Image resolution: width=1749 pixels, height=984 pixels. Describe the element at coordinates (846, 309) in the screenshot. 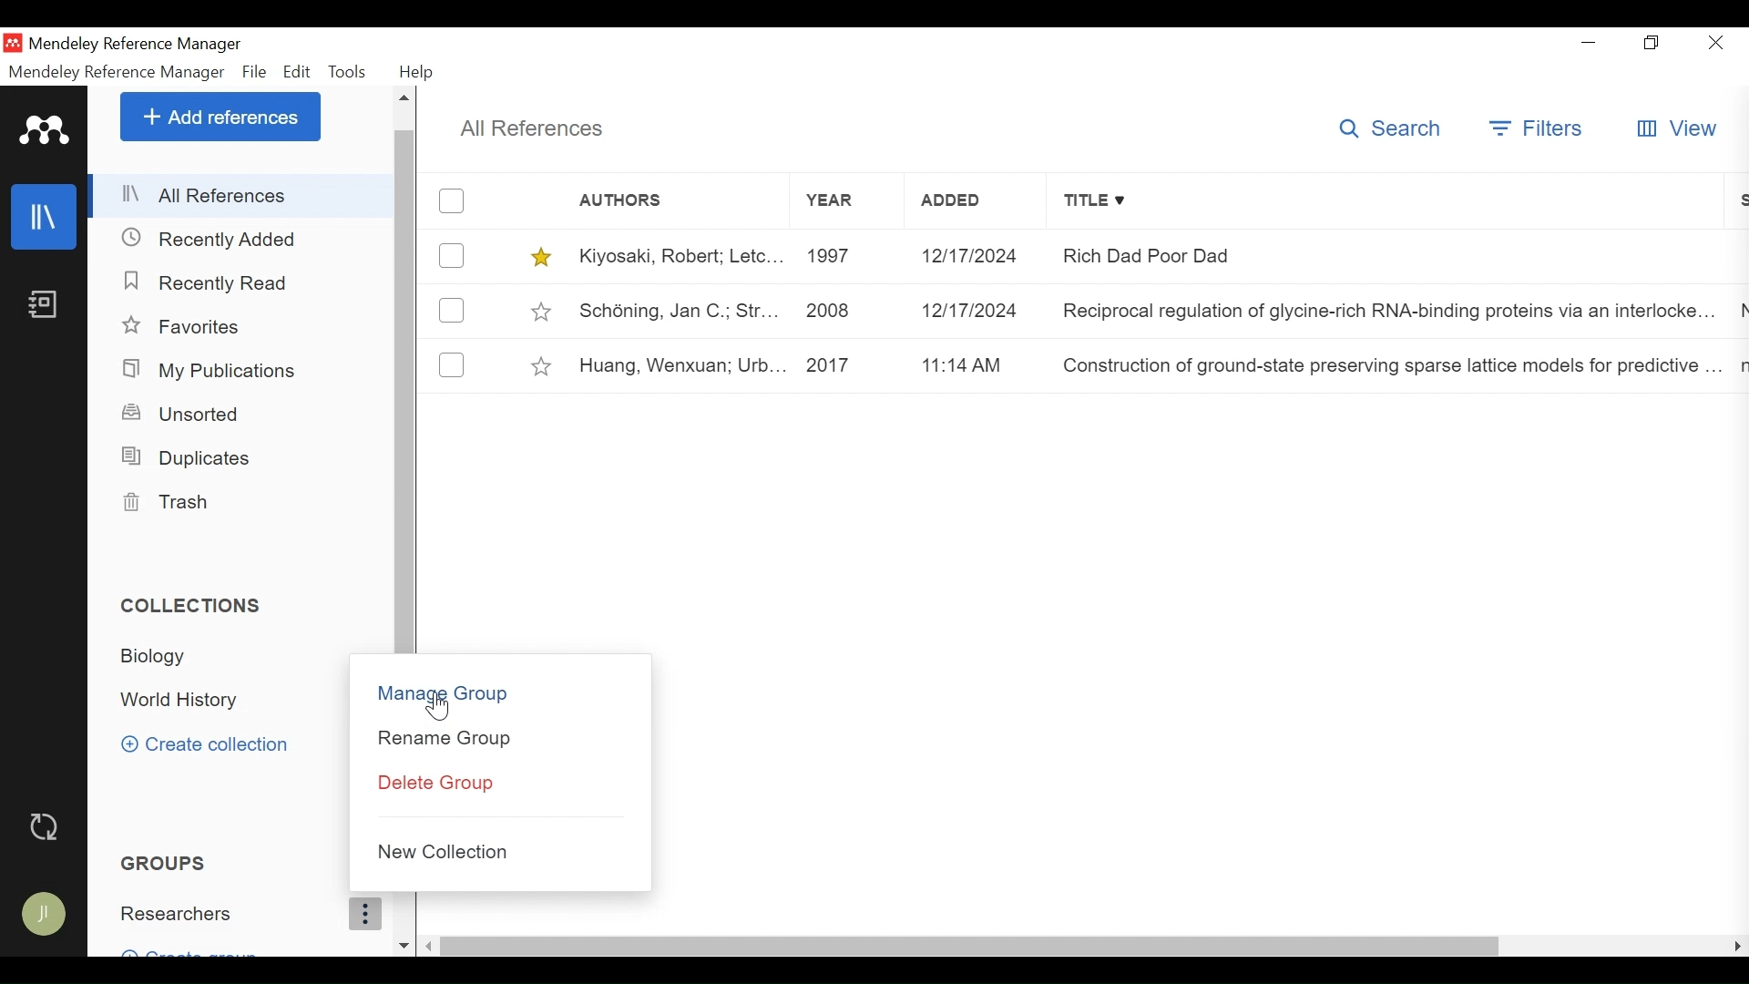

I see `2008` at that location.